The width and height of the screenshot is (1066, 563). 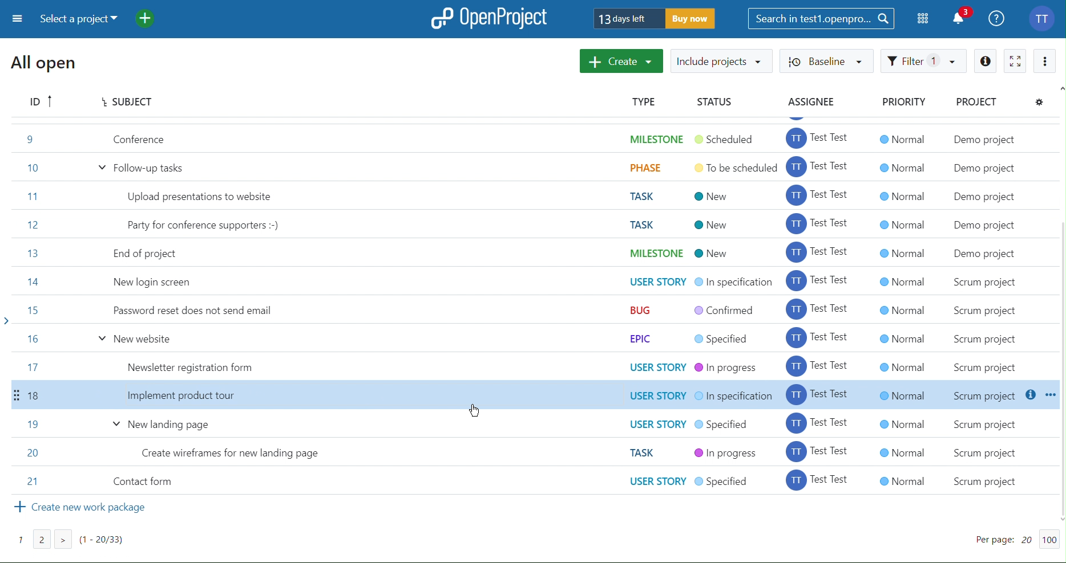 What do you see at coordinates (998, 17) in the screenshot?
I see `Help` at bounding box center [998, 17].